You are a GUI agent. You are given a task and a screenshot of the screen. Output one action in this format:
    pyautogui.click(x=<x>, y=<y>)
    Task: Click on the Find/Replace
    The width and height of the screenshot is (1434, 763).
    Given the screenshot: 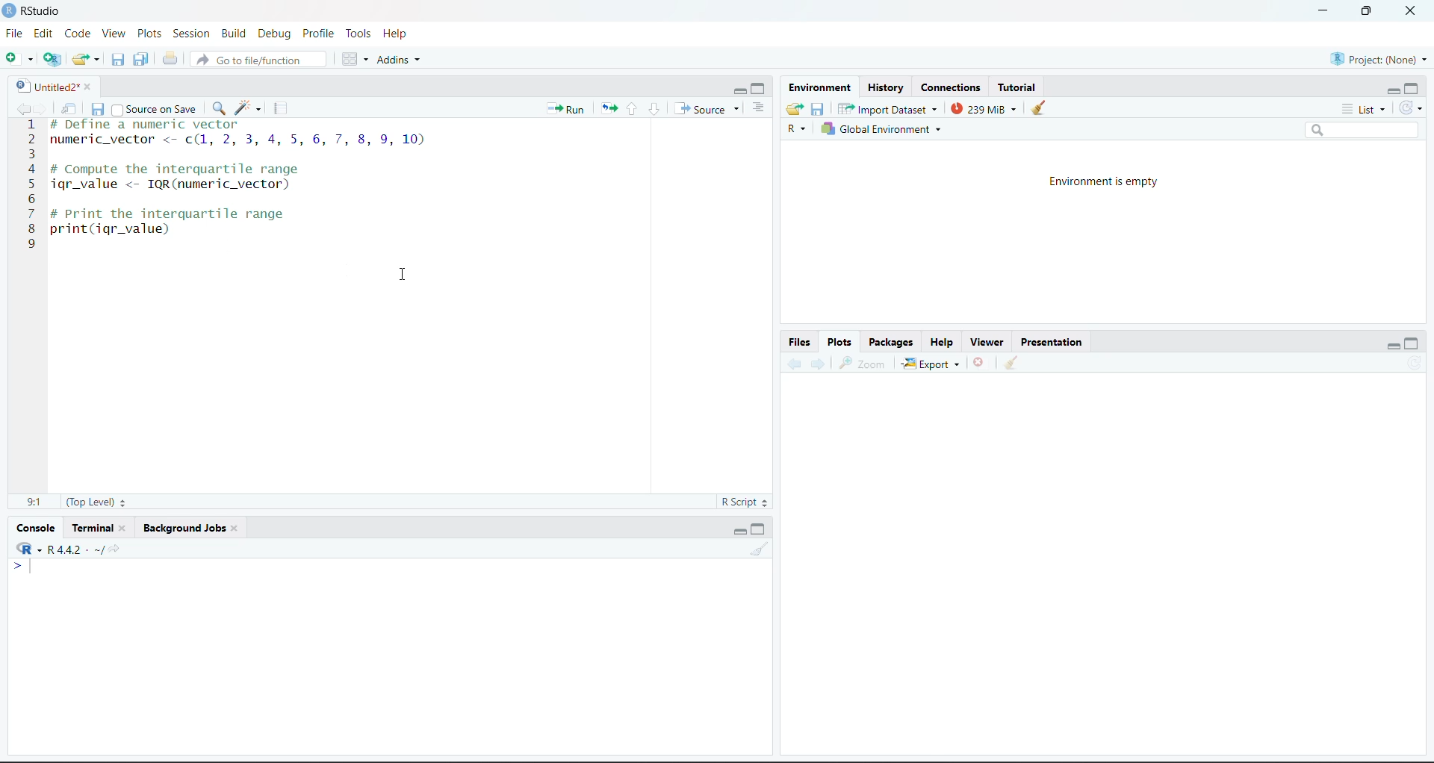 What is the action you would take?
    pyautogui.click(x=219, y=108)
    